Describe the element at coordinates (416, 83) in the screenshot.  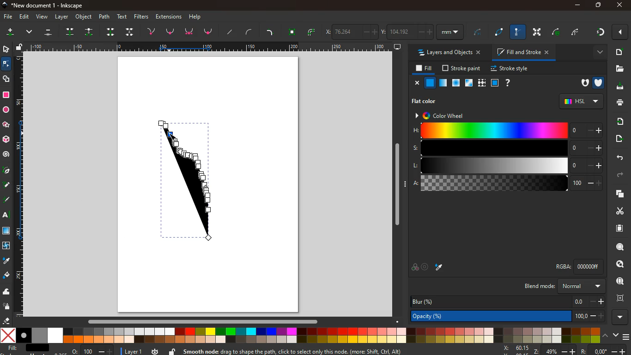
I see `close` at that location.